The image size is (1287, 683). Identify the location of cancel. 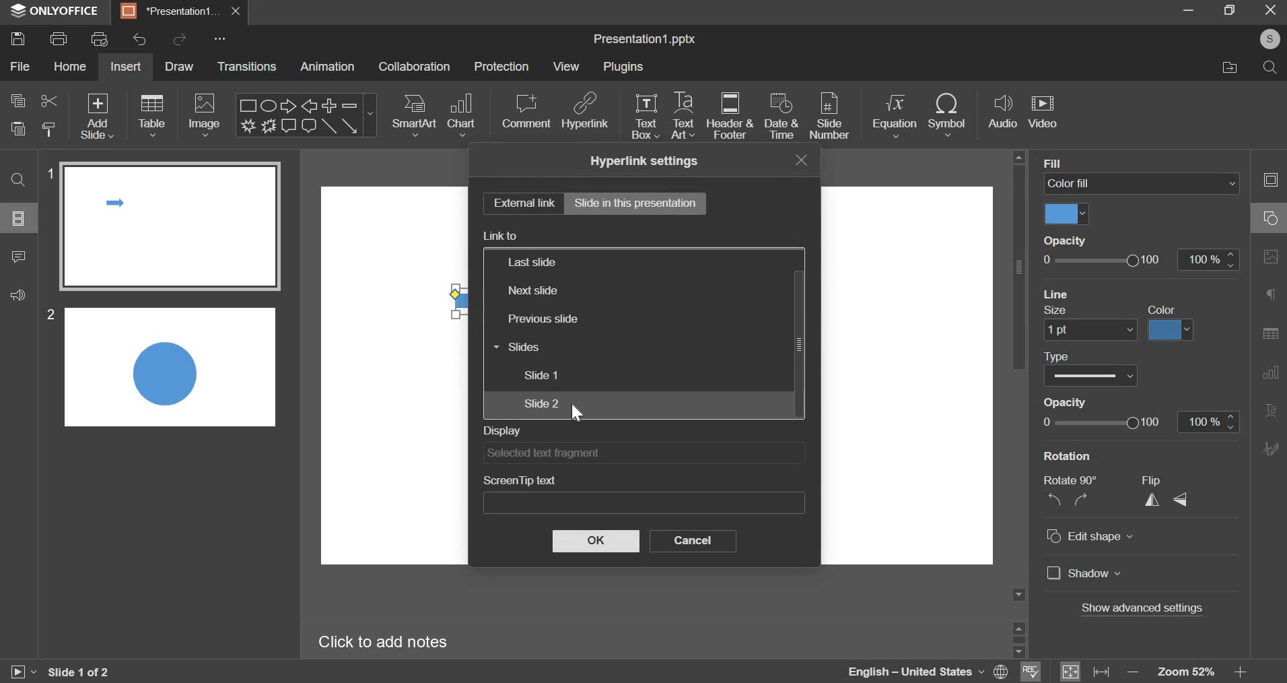
(693, 541).